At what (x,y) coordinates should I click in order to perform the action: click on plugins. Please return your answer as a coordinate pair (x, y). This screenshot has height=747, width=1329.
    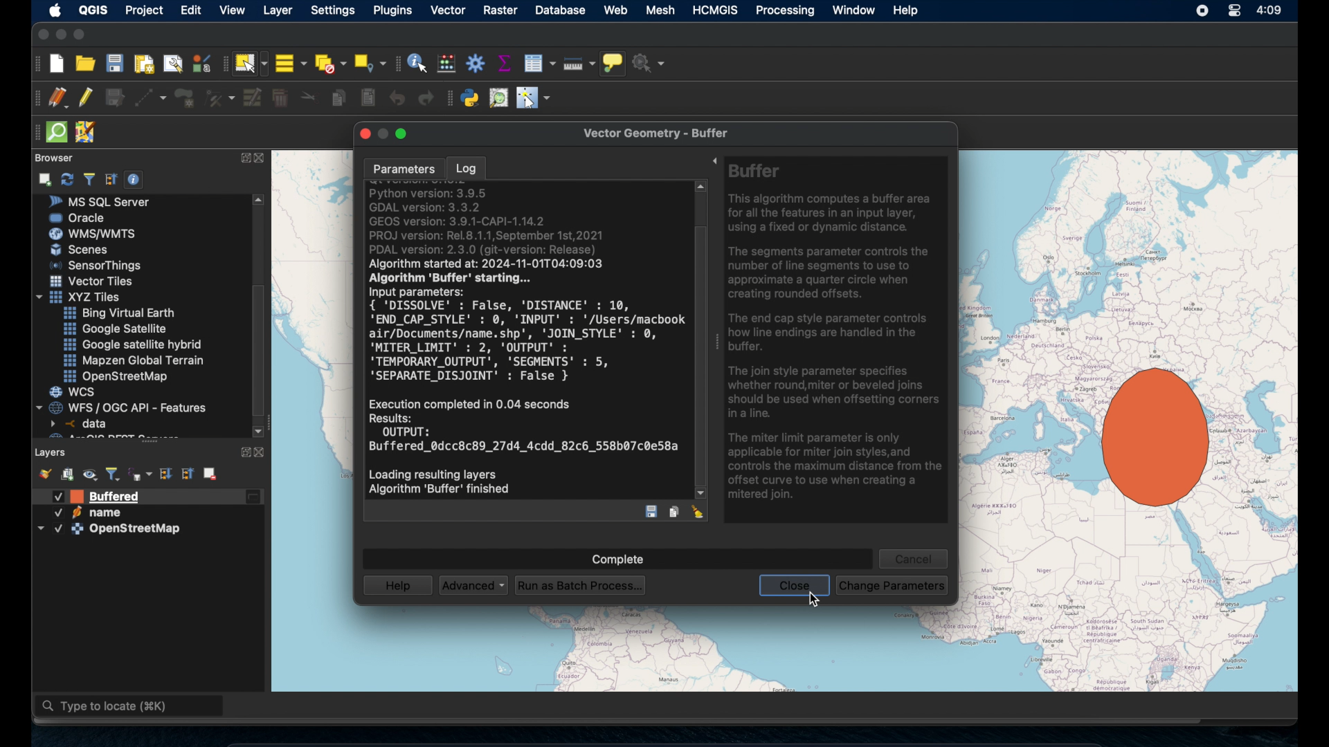
    Looking at the image, I should click on (392, 10).